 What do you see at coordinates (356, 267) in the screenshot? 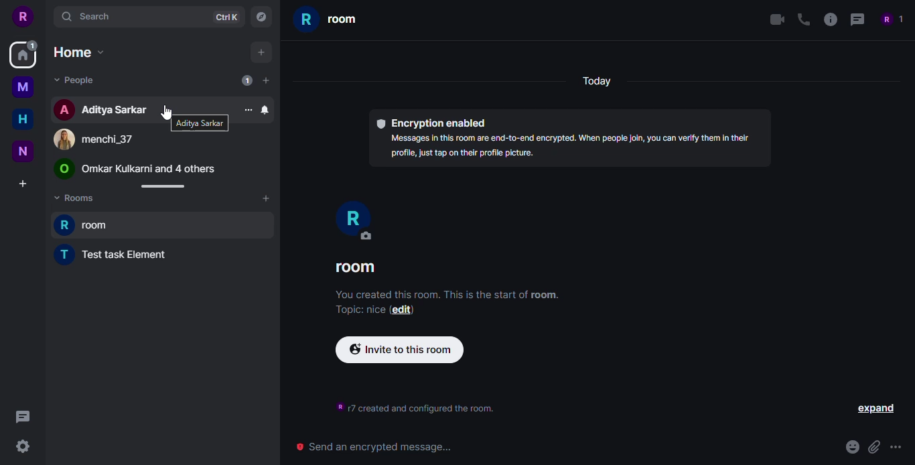
I see `room` at bounding box center [356, 267].